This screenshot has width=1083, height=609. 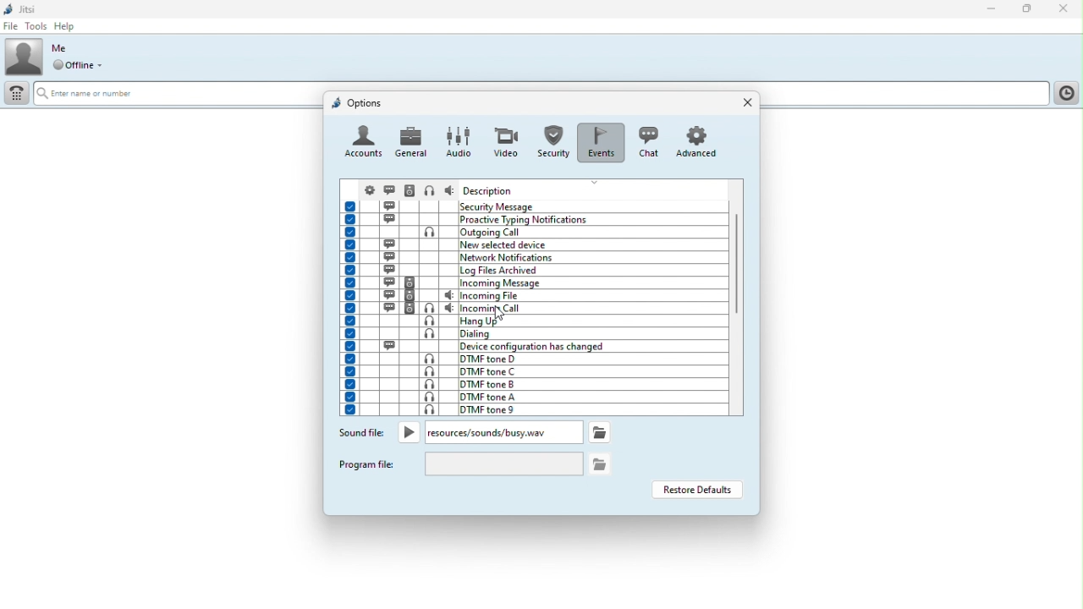 What do you see at coordinates (700, 141) in the screenshot?
I see `Advanced` at bounding box center [700, 141].